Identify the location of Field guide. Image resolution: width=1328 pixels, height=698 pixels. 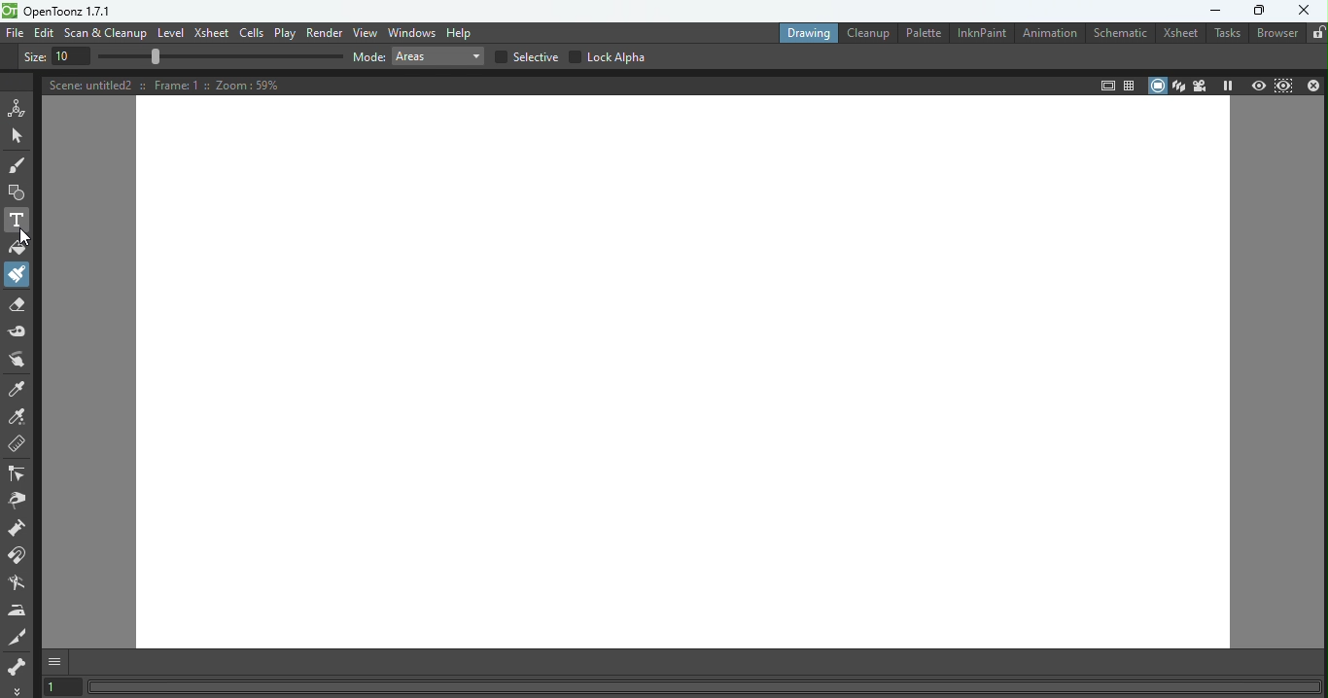
(1129, 85).